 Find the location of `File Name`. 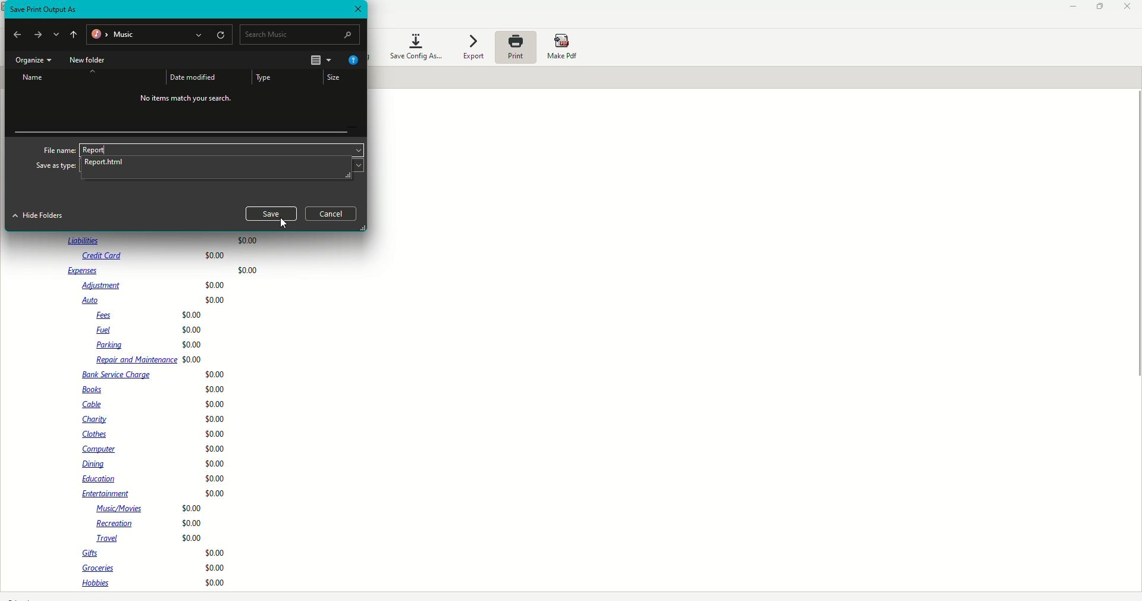

File Name is located at coordinates (57, 149).